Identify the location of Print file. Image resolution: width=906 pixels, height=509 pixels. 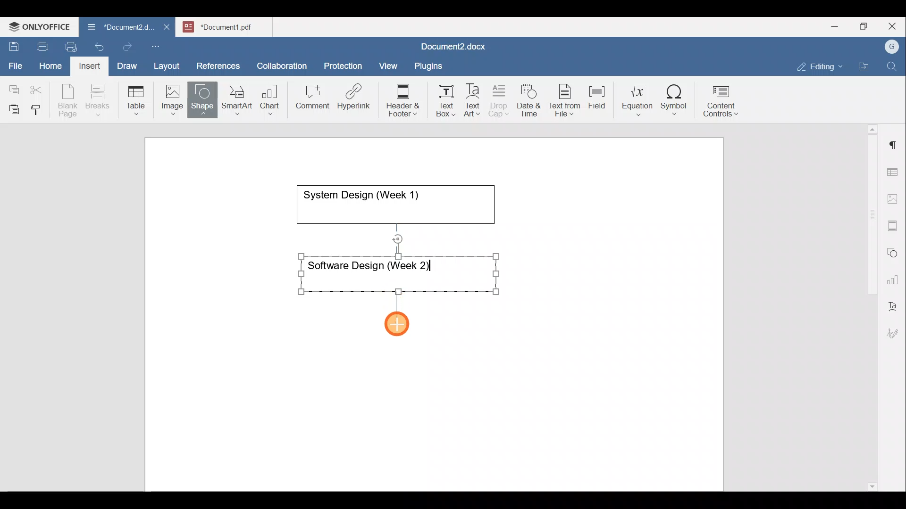
(41, 45).